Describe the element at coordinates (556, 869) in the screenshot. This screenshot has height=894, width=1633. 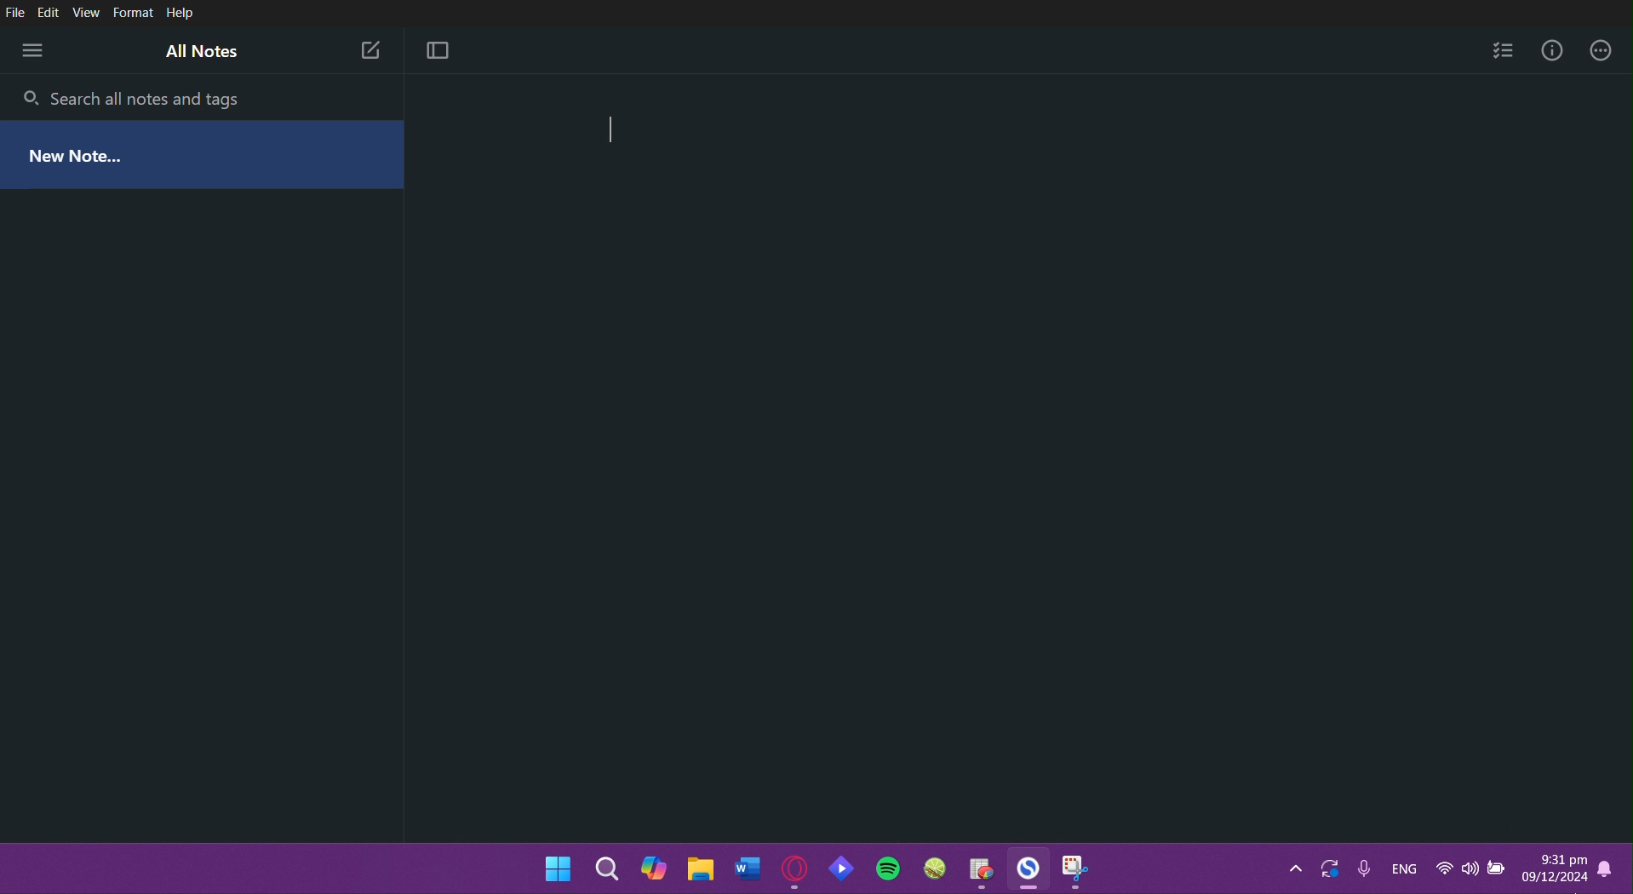
I see `start` at that location.